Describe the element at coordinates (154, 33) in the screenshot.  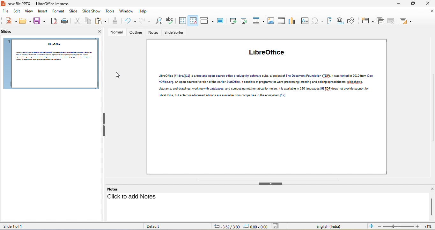
I see `notes` at that location.